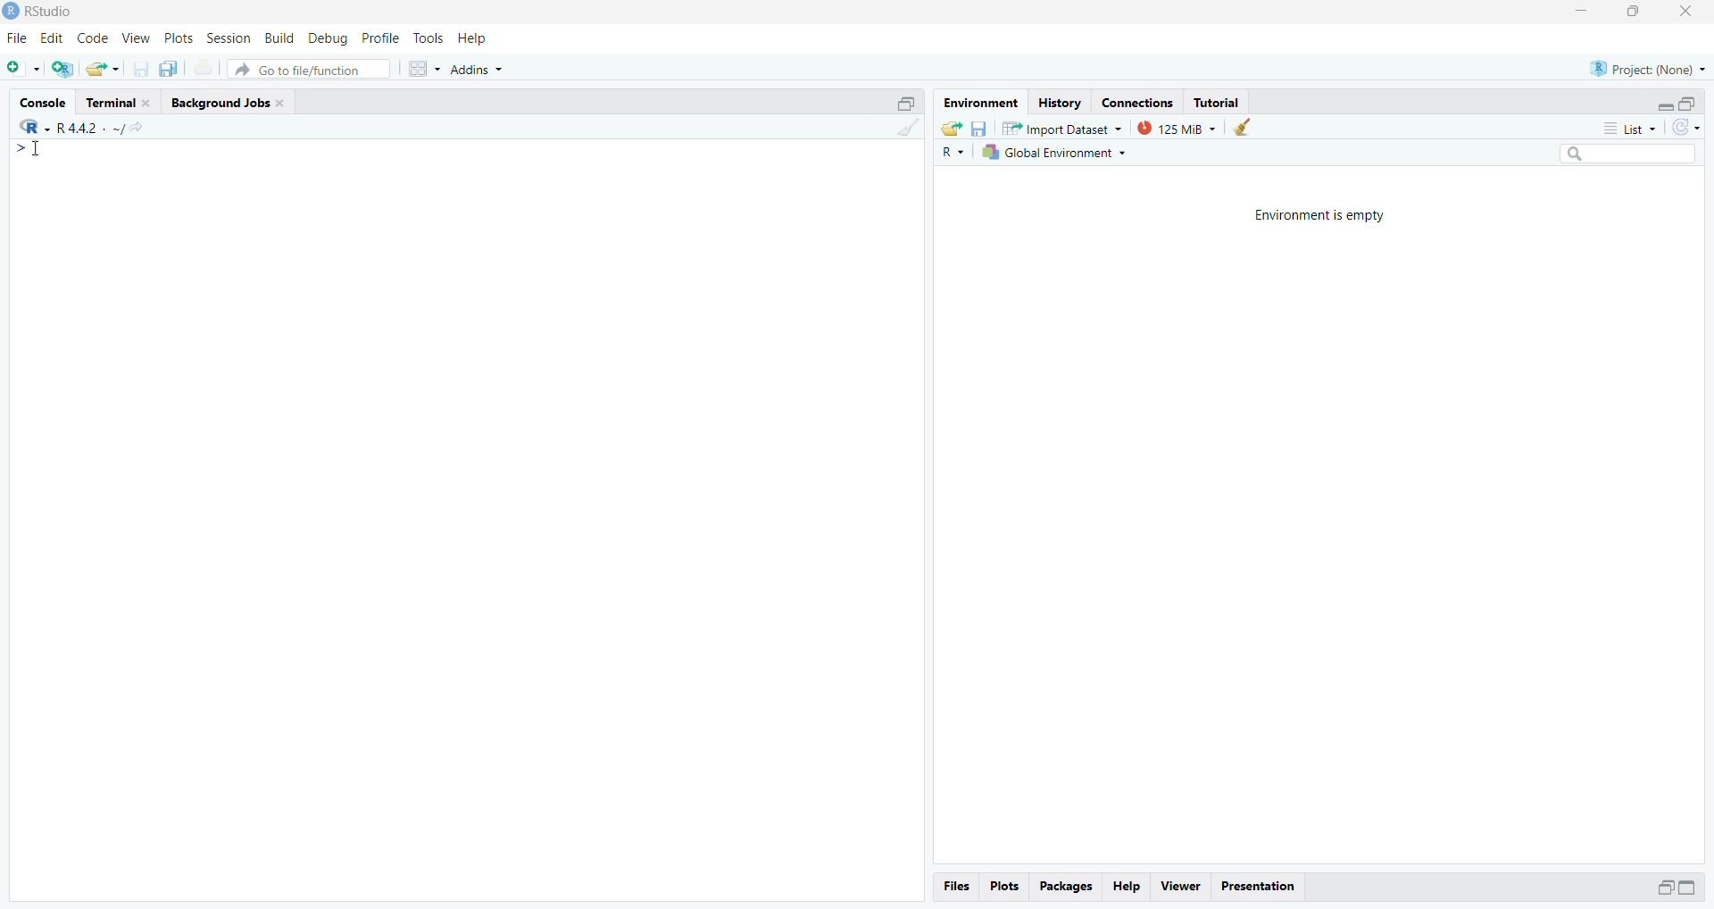 Image resolution: width=1714 pixels, height=909 pixels. What do you see at coordinates (906, 127) in the screenshot?
I see `clear console` at bounding box center [906, 127].